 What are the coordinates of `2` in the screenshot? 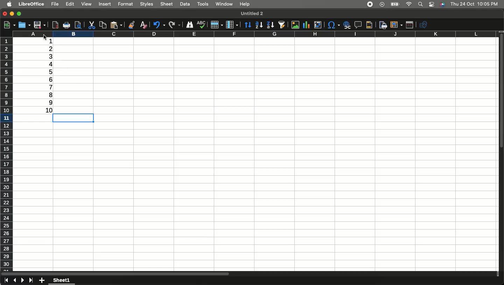 It's located at (50, 49).